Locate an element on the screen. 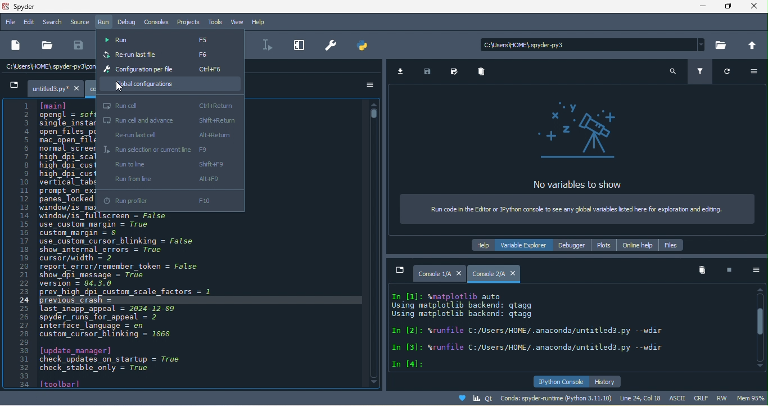 This screenshot has height=406, width=768. vertical scroll bar is located at coordinates (759, 327).